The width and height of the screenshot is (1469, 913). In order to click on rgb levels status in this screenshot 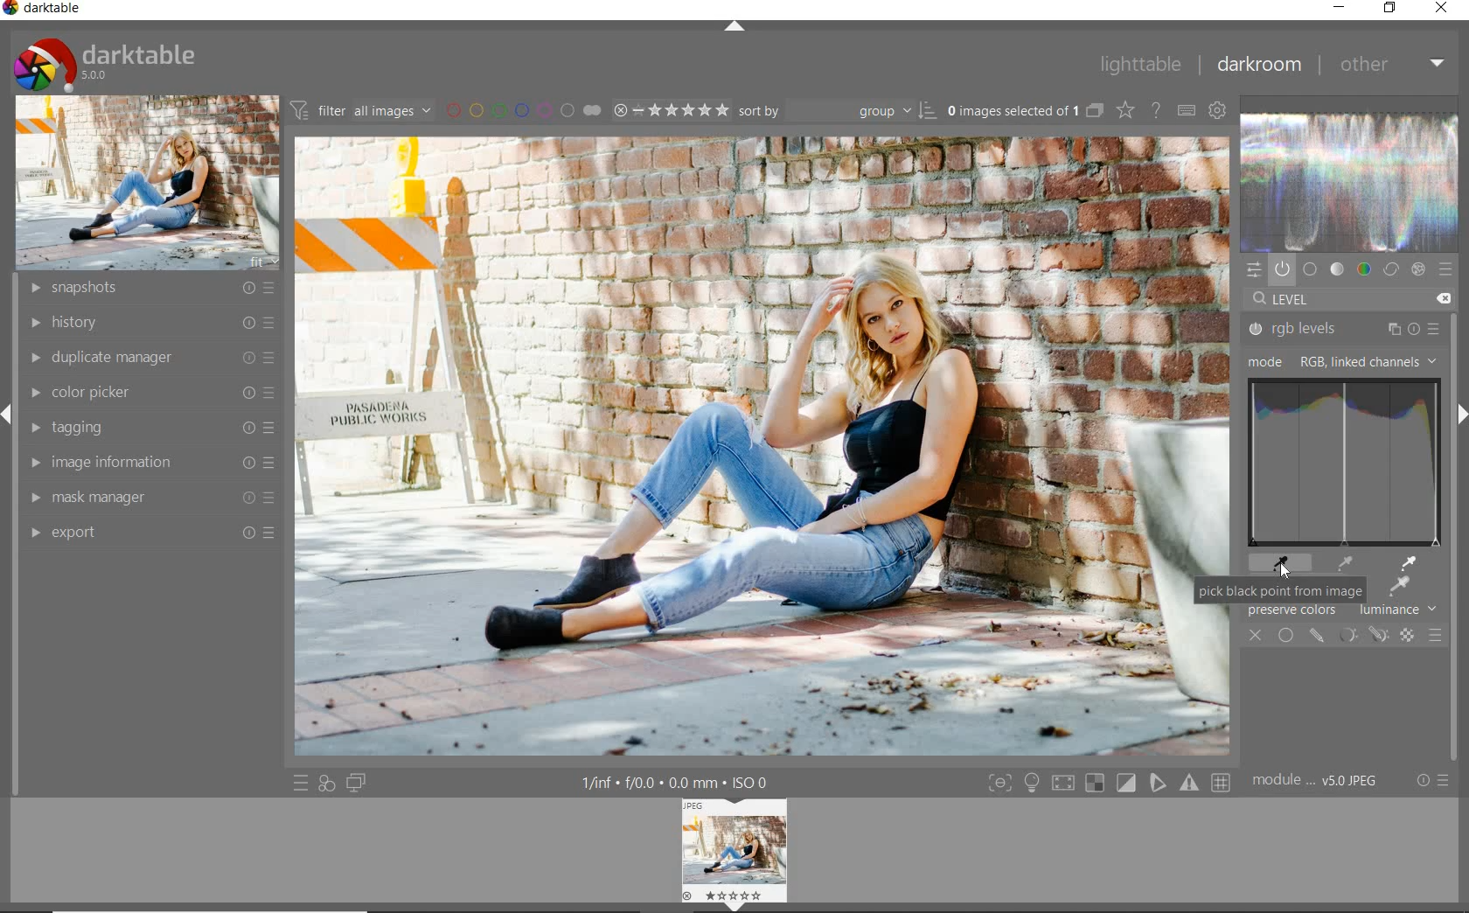, I will do `click(1256, 332)`.